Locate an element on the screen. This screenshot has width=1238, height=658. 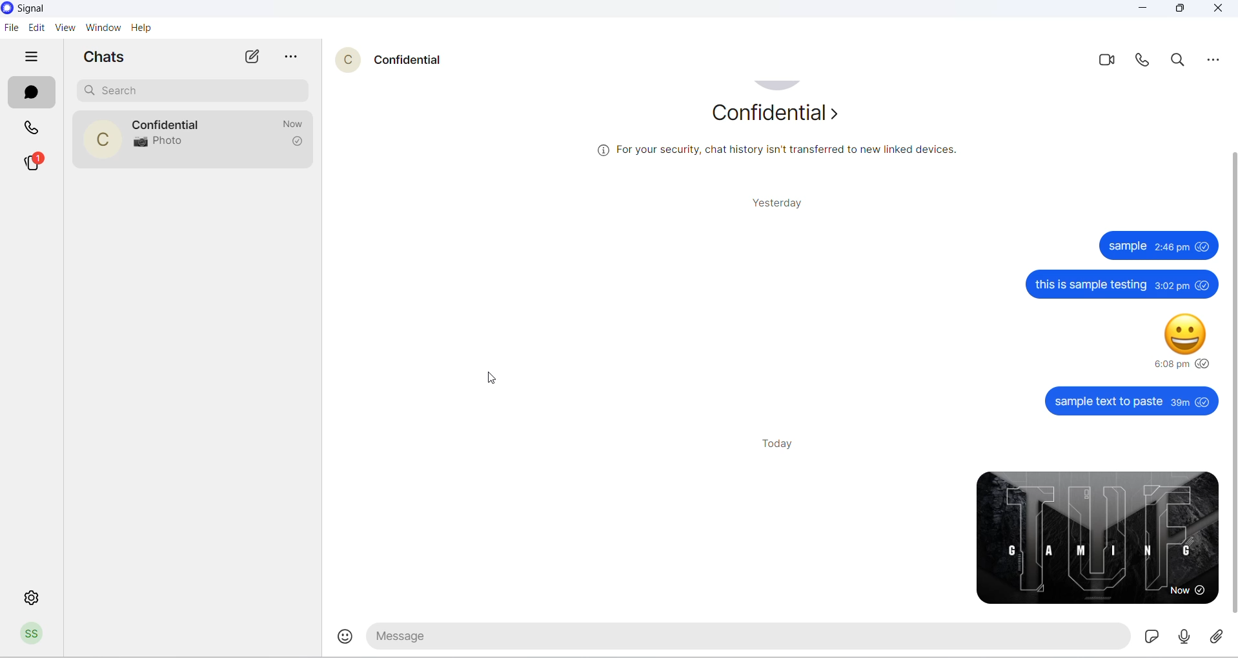
search in chats is located at coordinates (1182, 63).